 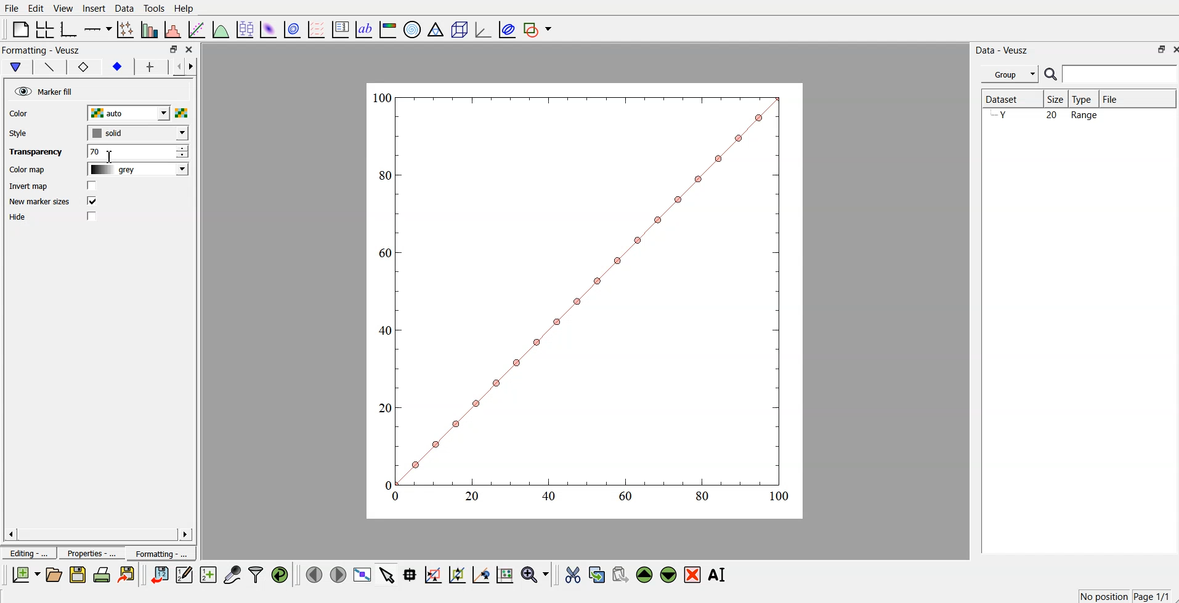 What do you see at coordinates (33, 152) in the screenshot?
I see `Transparency` at bounding box center [33, 152].